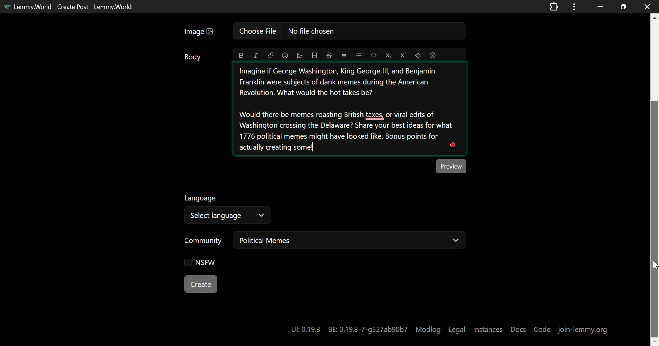 Image resolution: width=659 pixels, height=346 pixels. What do you see at coordinates (428, 330) in the screenshot?
I see `Modlog` at bounding box center [428, 330].